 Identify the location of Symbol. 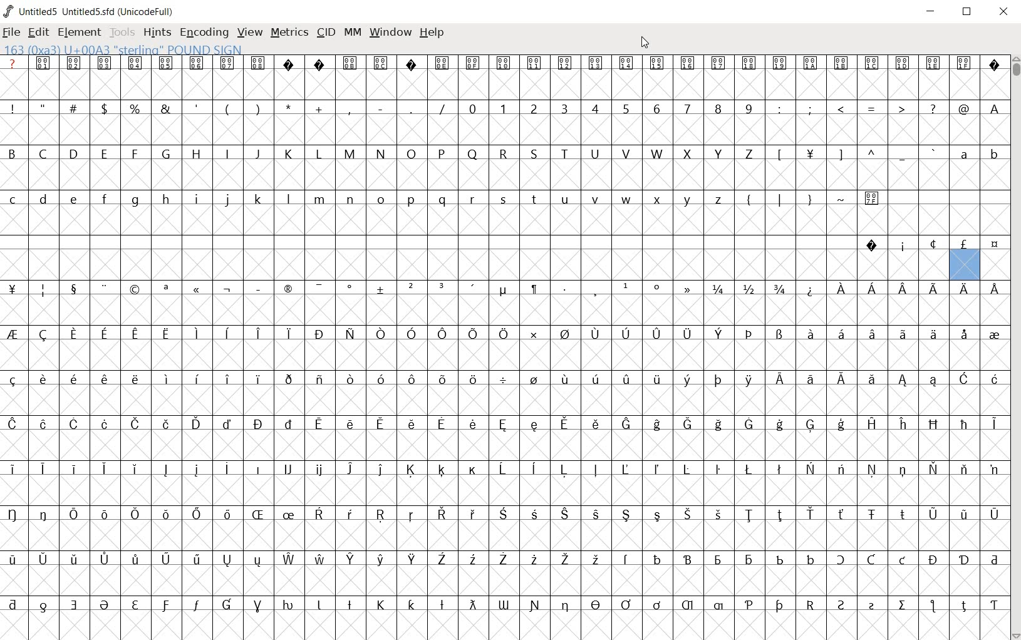
(656, 333).